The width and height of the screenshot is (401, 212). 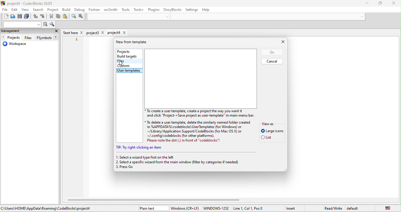 I want to click on window, so click(x=185, y=208).